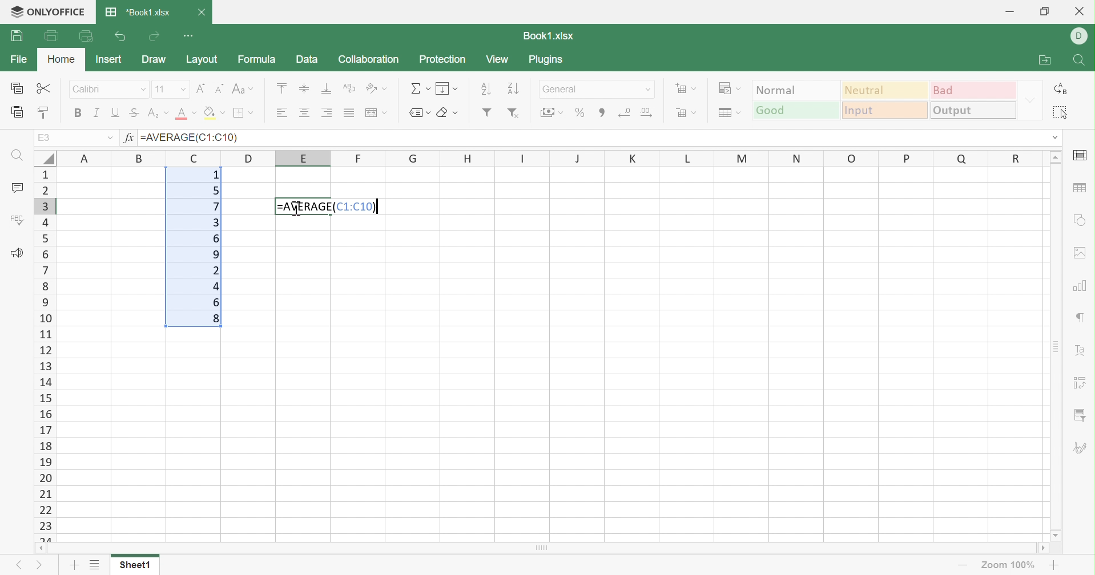  Describe the element at coordinates (884, 111) in the screenshot. I see `Input` at that location.